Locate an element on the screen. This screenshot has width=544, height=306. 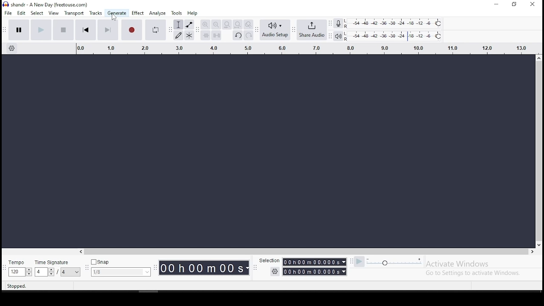
minimize is located at coordinates (496, 5).